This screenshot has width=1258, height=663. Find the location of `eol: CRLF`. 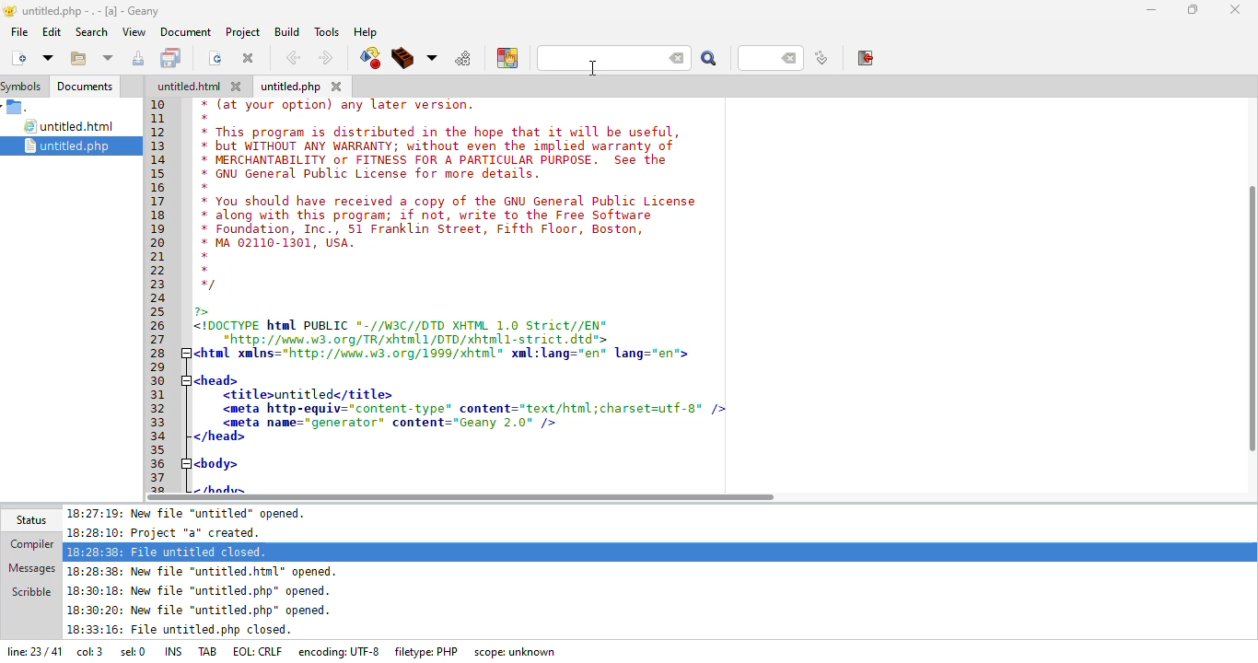

eol: CRLF is located at coordinates (260, 652).